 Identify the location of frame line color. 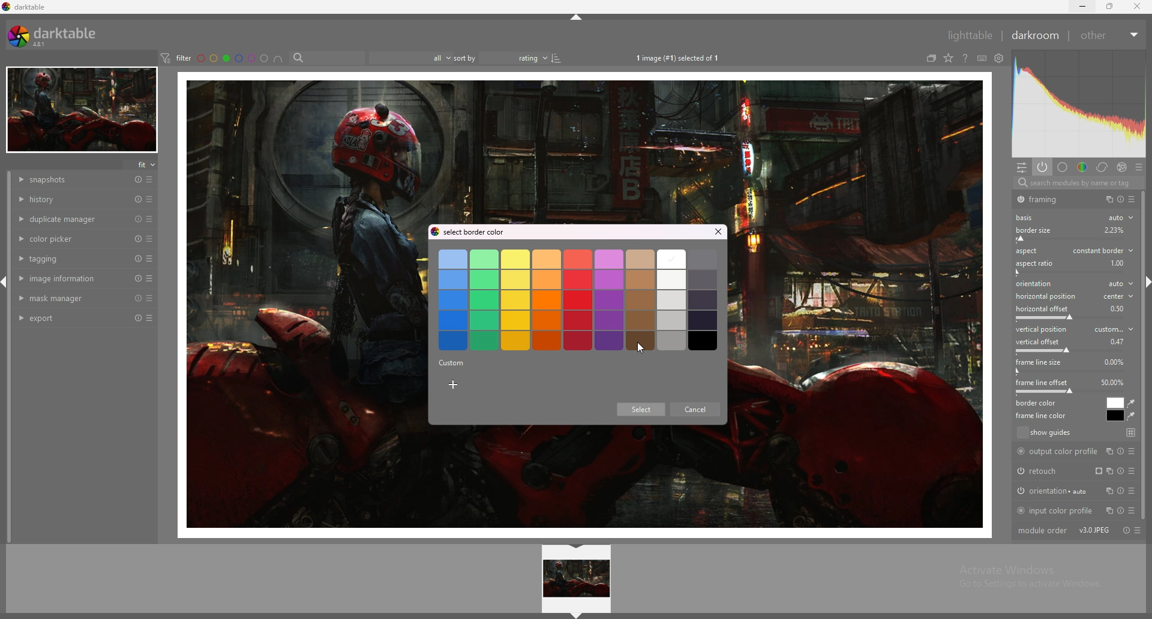
(1043, 416).